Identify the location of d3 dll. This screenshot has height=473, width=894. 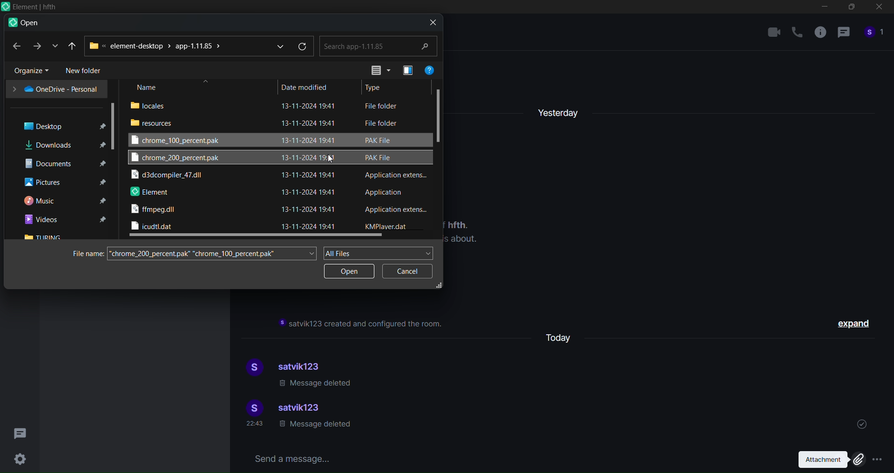
(169, 176).